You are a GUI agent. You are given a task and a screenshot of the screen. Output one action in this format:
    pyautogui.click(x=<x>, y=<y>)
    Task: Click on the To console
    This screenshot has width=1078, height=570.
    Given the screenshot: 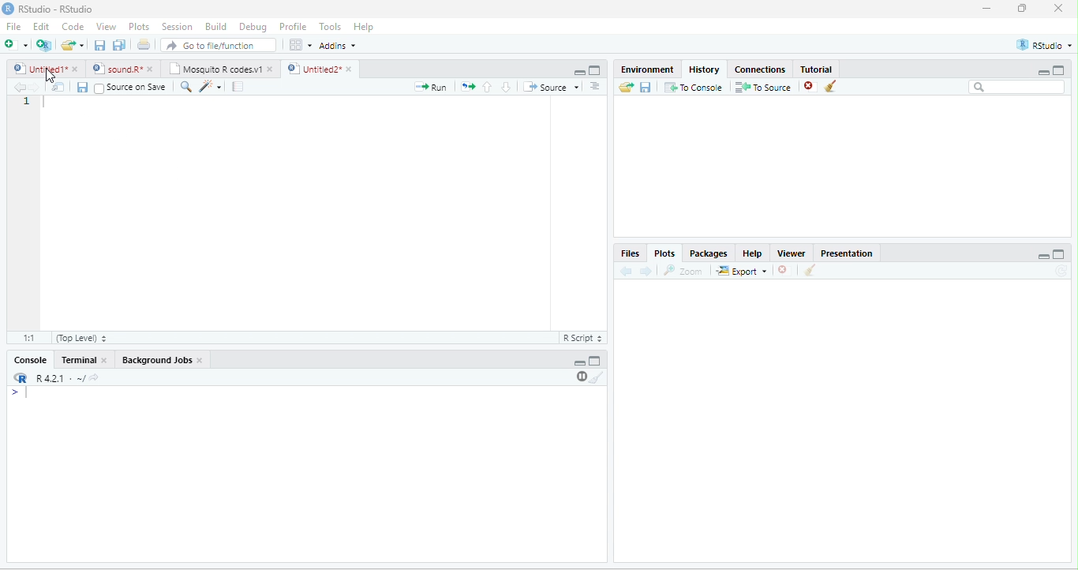 What is the action you would take?
    pyautogui.click(x=694, y=87)
    